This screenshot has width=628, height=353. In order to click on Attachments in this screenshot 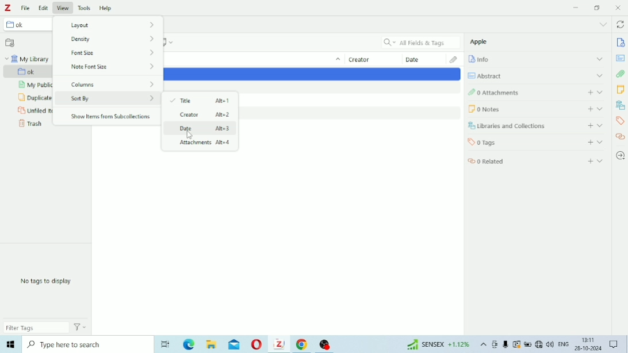, I will do `click(621, 74)`.